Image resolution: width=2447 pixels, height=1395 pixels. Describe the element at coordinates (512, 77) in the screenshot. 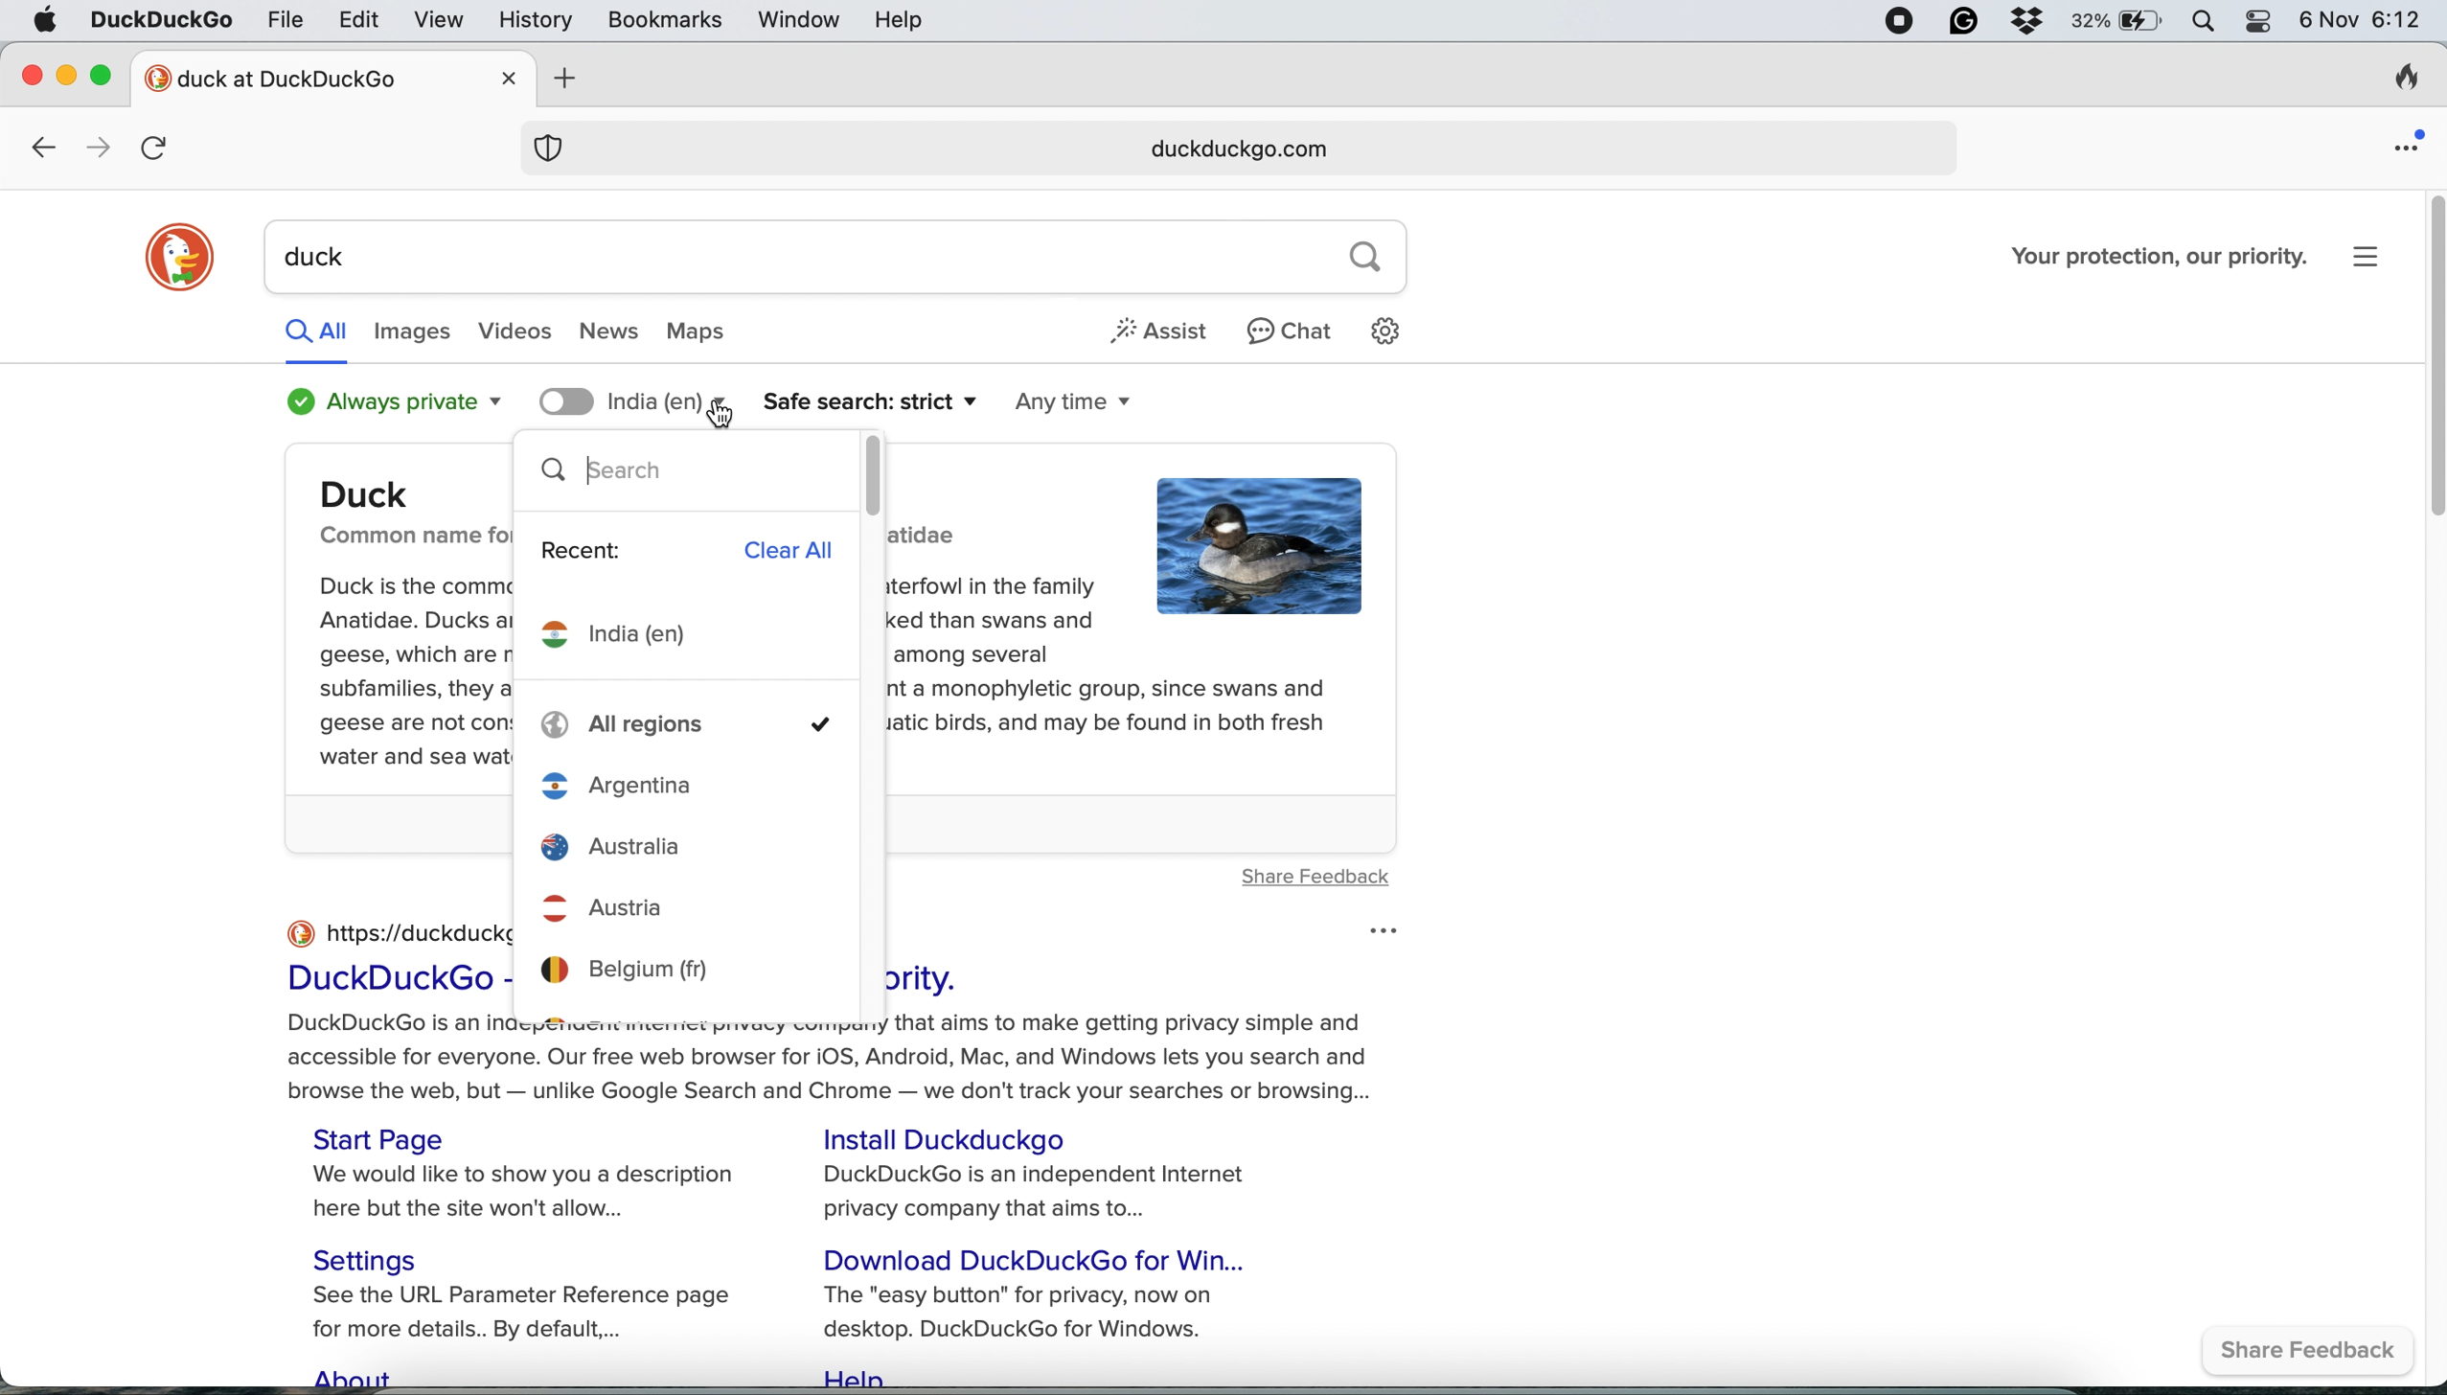

I see `close` at that location.